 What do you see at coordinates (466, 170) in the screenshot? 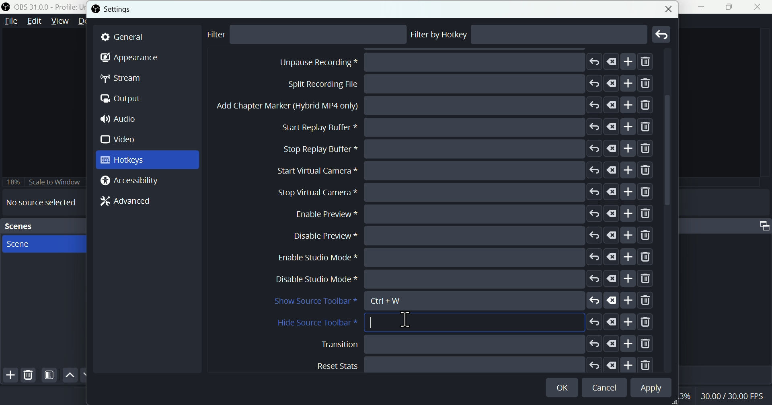
I see `Split recording file` at bounding box center [466, 170].